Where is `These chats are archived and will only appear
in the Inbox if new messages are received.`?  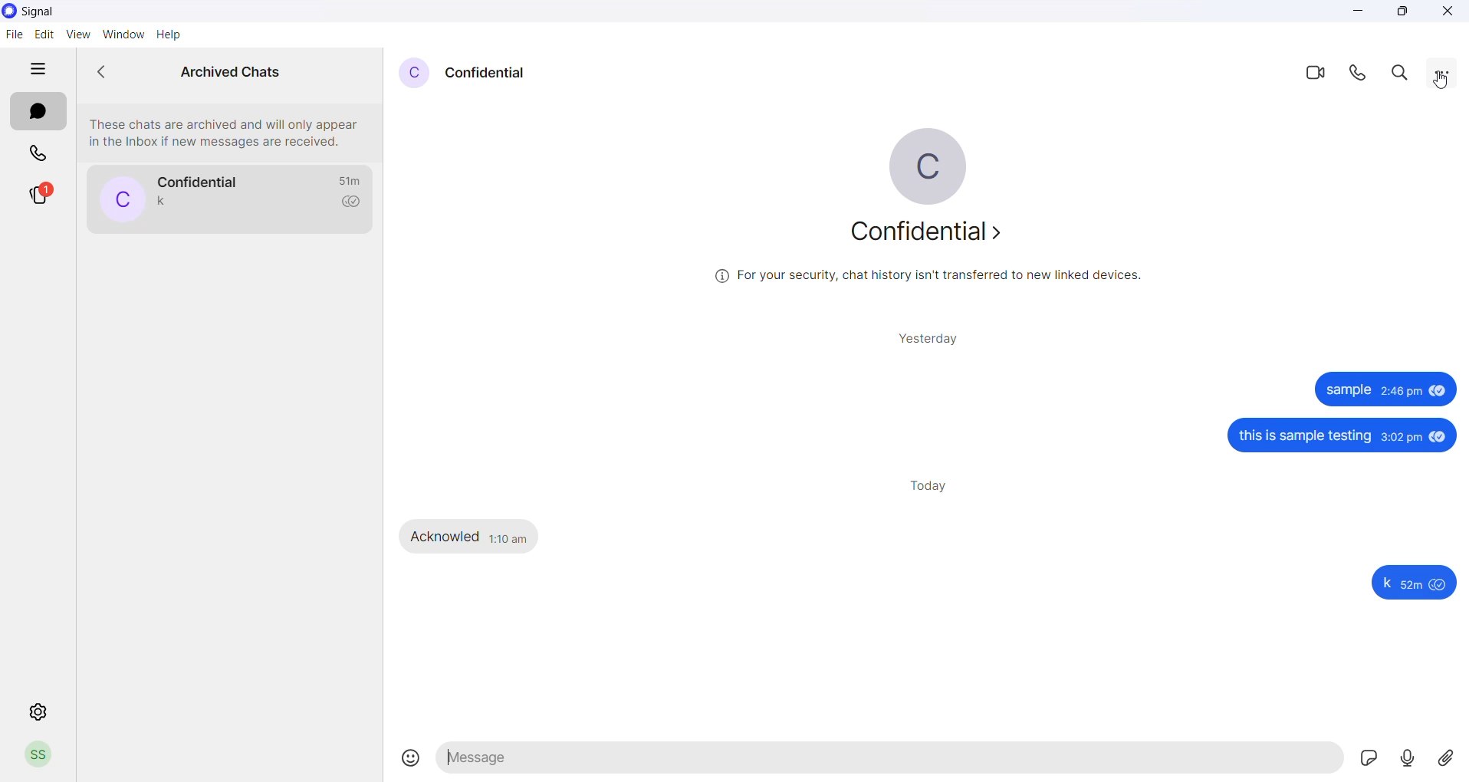
These chats are archived and will only appear
in the Inbox if new messages are received. is located at coordinates (228, 131).